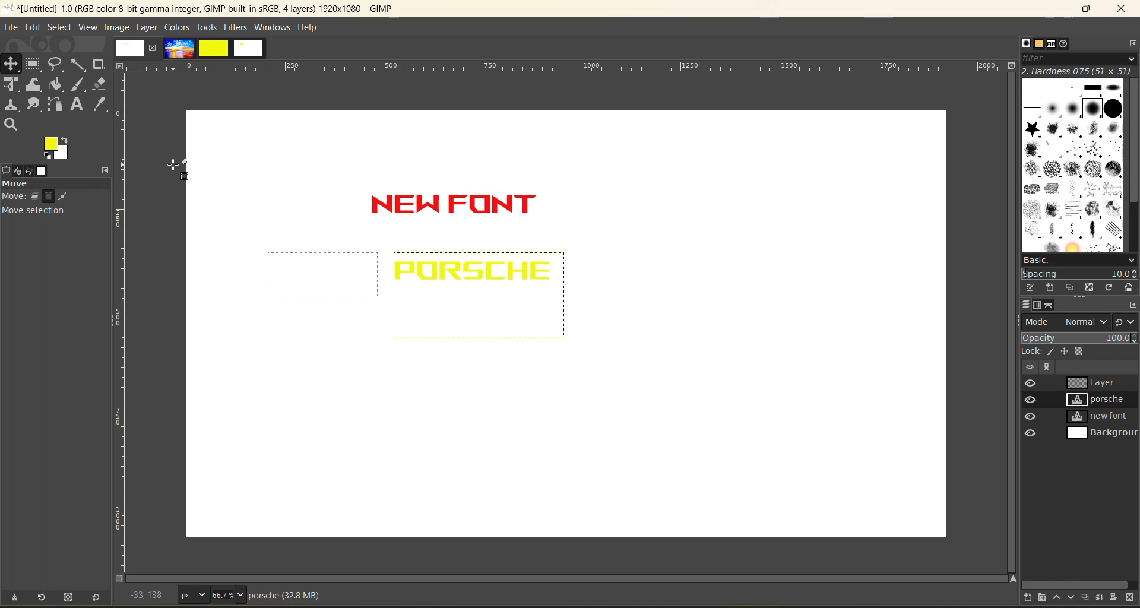 Image resolution: width=1140 pixels, height=608 pixels. Describe the element at coordinates (104, 169) in the screenshot. I see `configure` at that location.